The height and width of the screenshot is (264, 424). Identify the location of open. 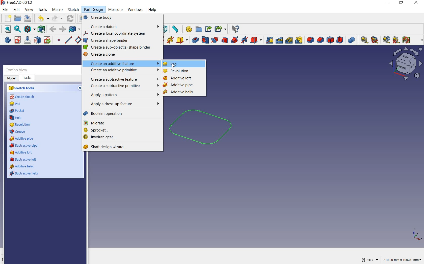
(17, 18).